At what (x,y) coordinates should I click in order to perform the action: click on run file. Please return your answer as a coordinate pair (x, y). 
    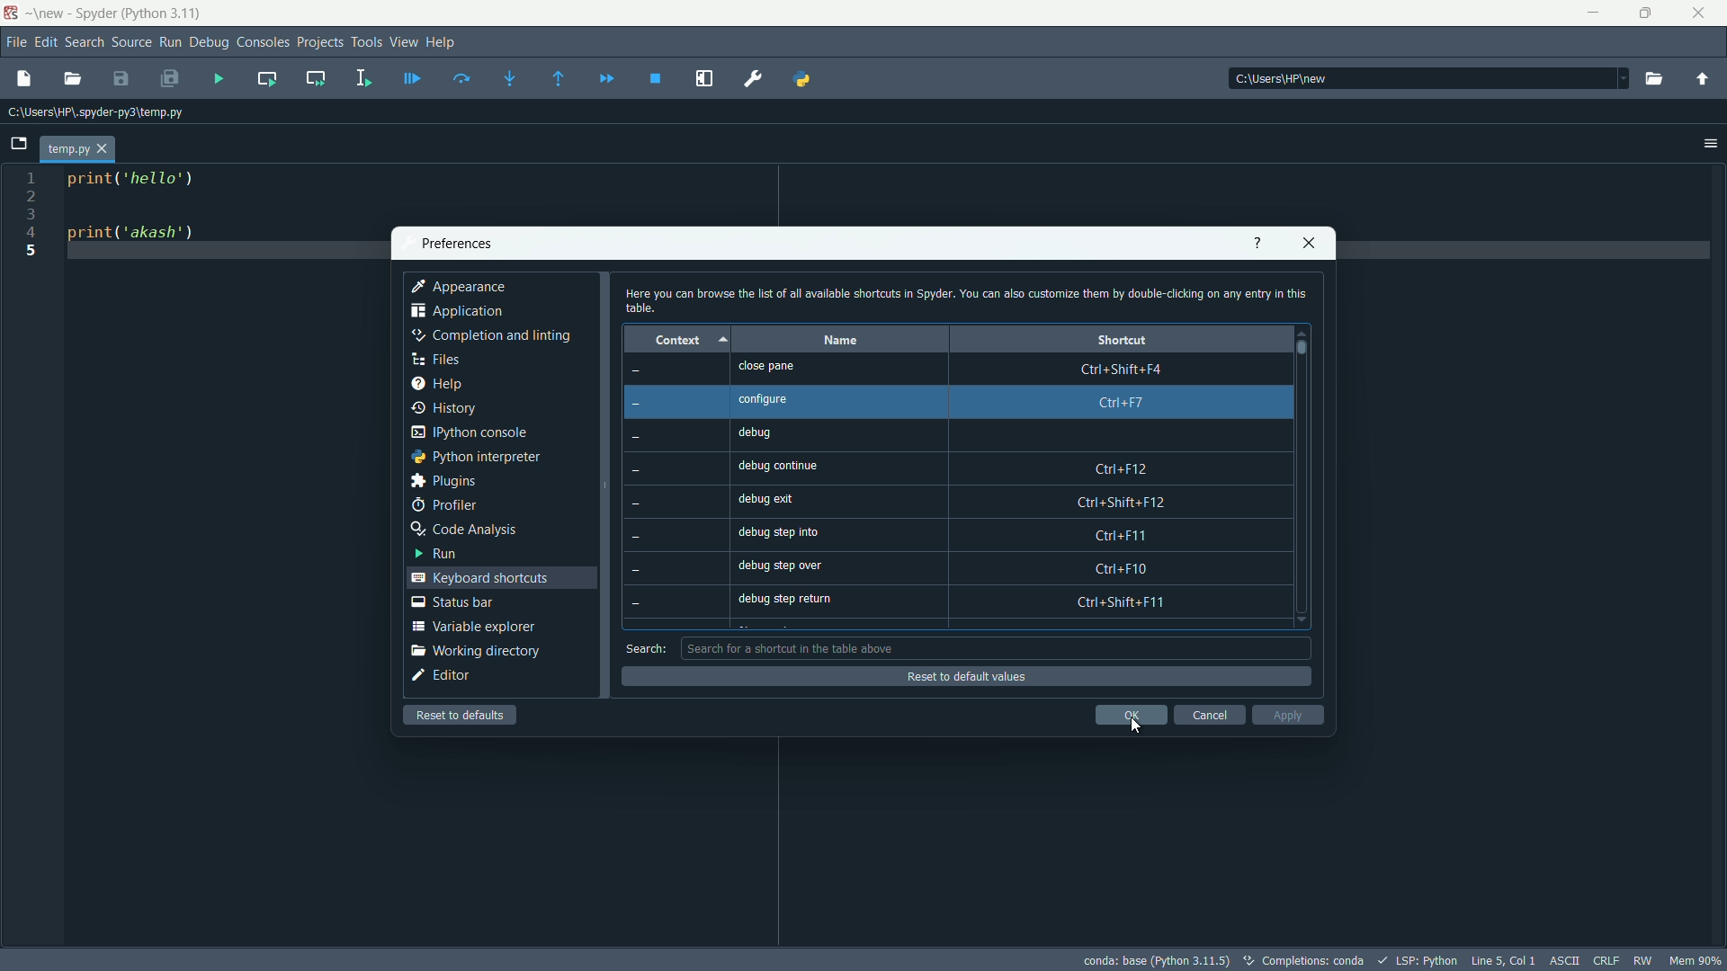
    Looking at the image, I should click on (217, 78).